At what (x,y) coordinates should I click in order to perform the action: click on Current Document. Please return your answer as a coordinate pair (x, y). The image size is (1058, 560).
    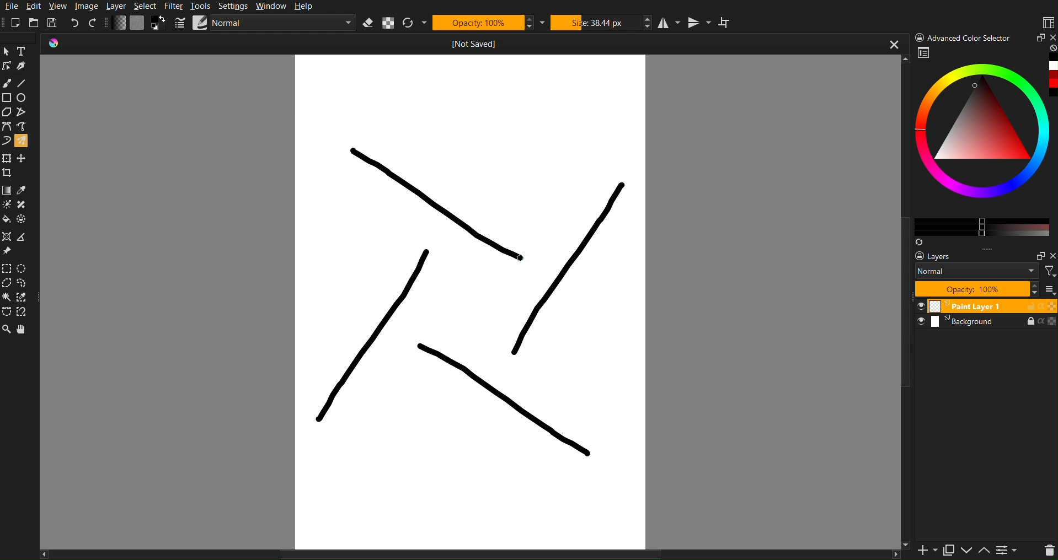
    Looking at the image, I should click on (452, 43).